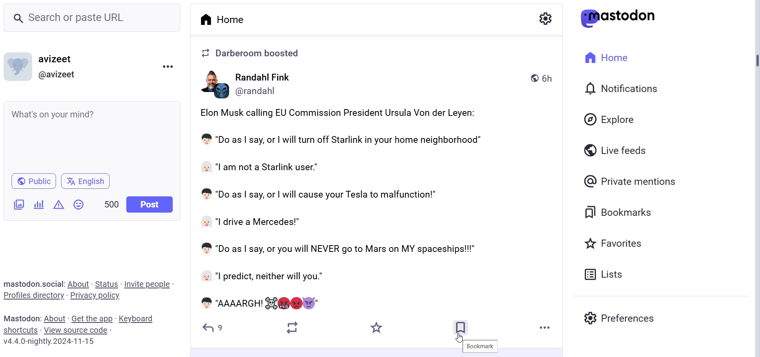 The image size is (760, 357). What do you see at coordinates (753, 186) in the screenshot?
I see `Vertical Scroll Bar` at bounding box center [753, 186].